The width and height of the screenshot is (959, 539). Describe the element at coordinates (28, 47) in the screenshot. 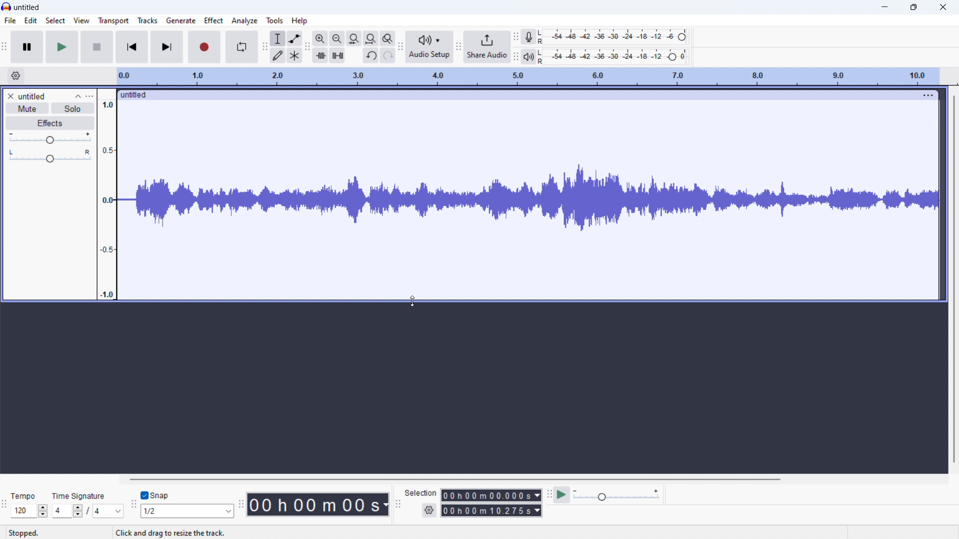

I see `pause` at that location.